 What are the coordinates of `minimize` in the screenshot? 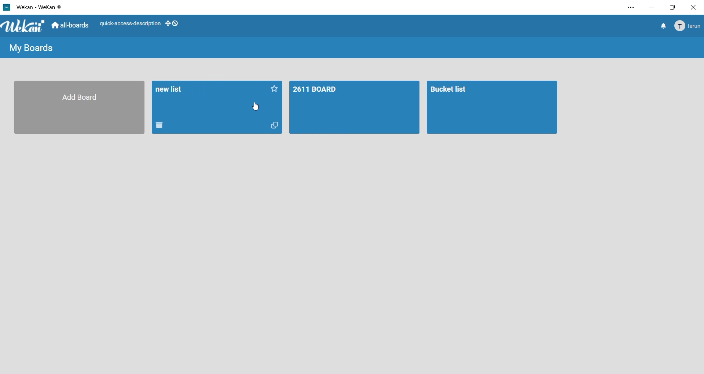 It's located at (653, 7).